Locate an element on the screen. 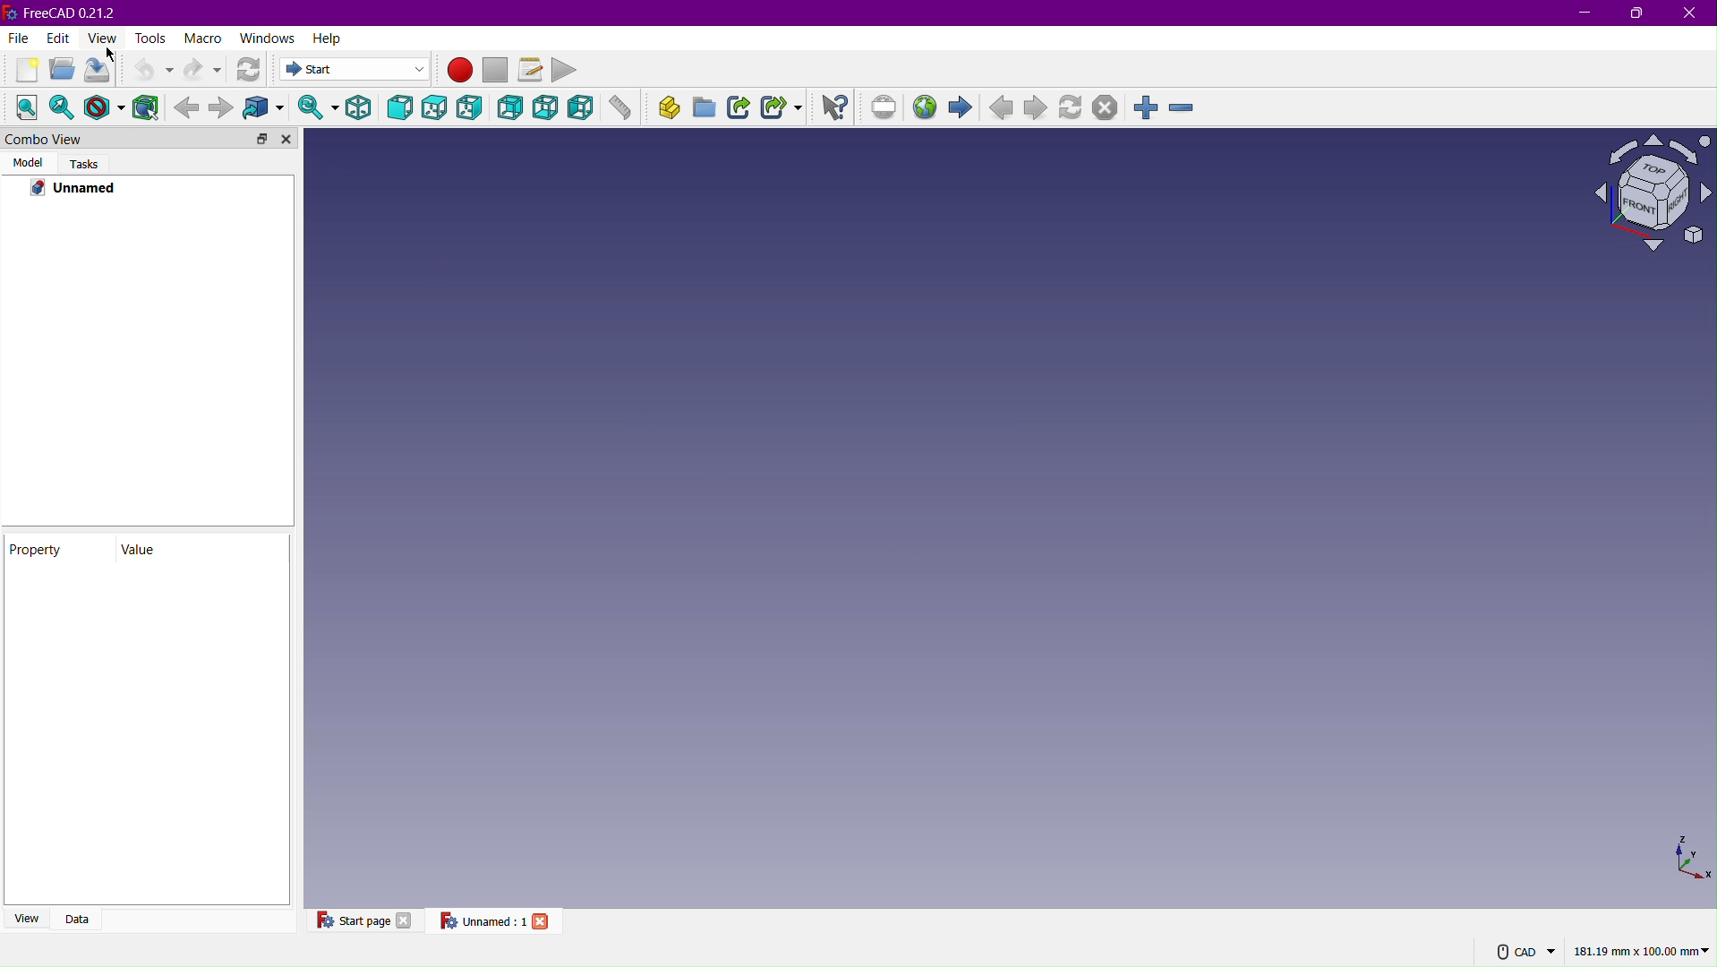  View is located at coordinates (105, 37).